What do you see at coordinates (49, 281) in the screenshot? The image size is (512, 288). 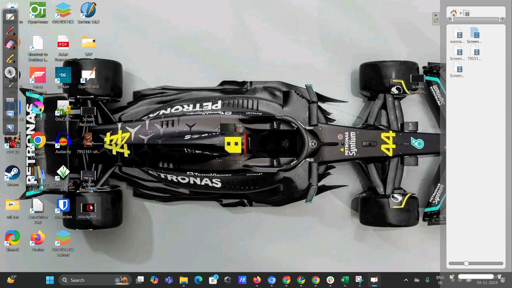 I see `windows` at bounding box center [49, 281].